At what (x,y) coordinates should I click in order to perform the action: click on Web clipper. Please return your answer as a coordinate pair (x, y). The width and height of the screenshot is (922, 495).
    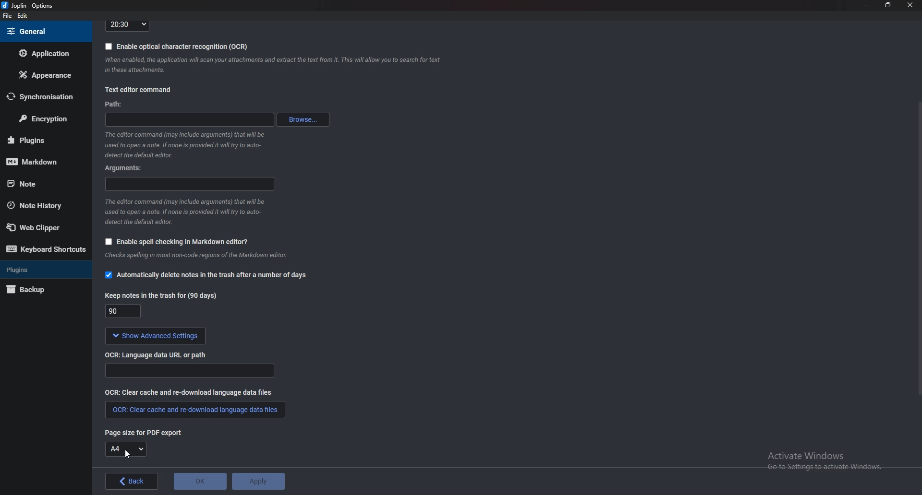
    Looking at the image, I should click on (43, 228).